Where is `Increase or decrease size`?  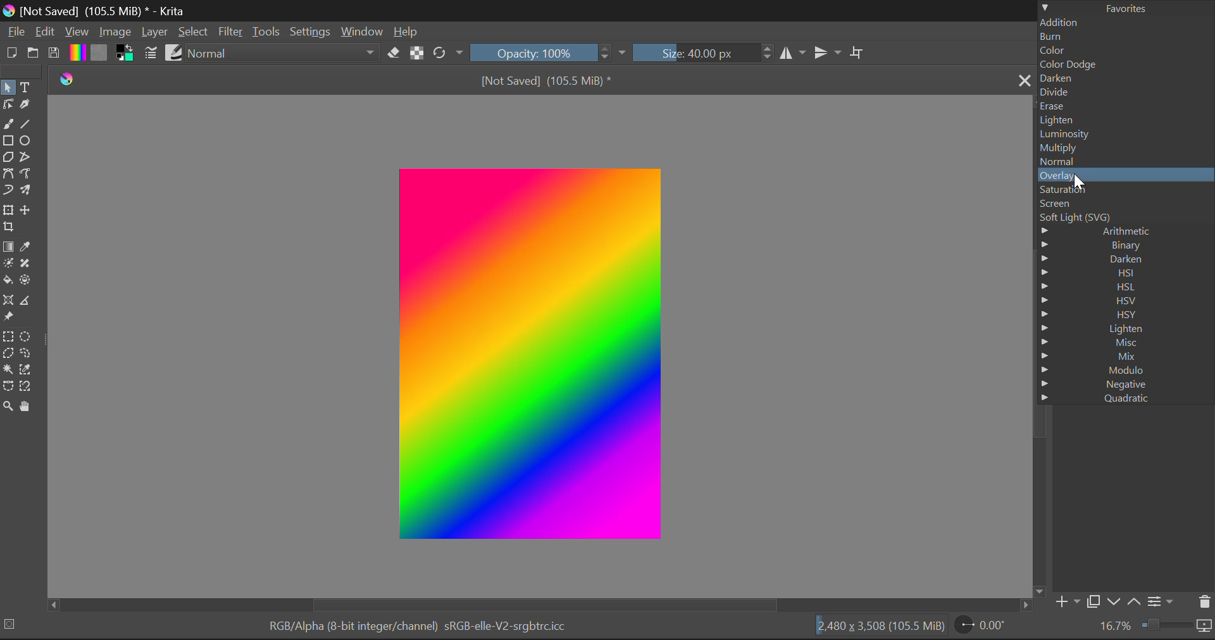 Increase or decrease size is located at coordinates (765, 54).